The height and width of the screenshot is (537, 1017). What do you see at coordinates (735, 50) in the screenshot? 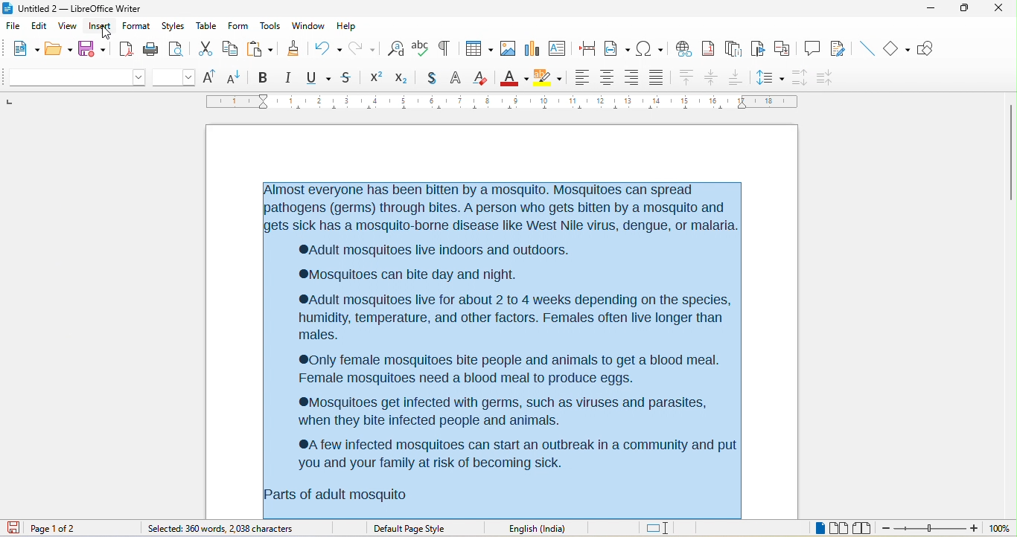
I see `endnote` at bounding box center [735, 50].